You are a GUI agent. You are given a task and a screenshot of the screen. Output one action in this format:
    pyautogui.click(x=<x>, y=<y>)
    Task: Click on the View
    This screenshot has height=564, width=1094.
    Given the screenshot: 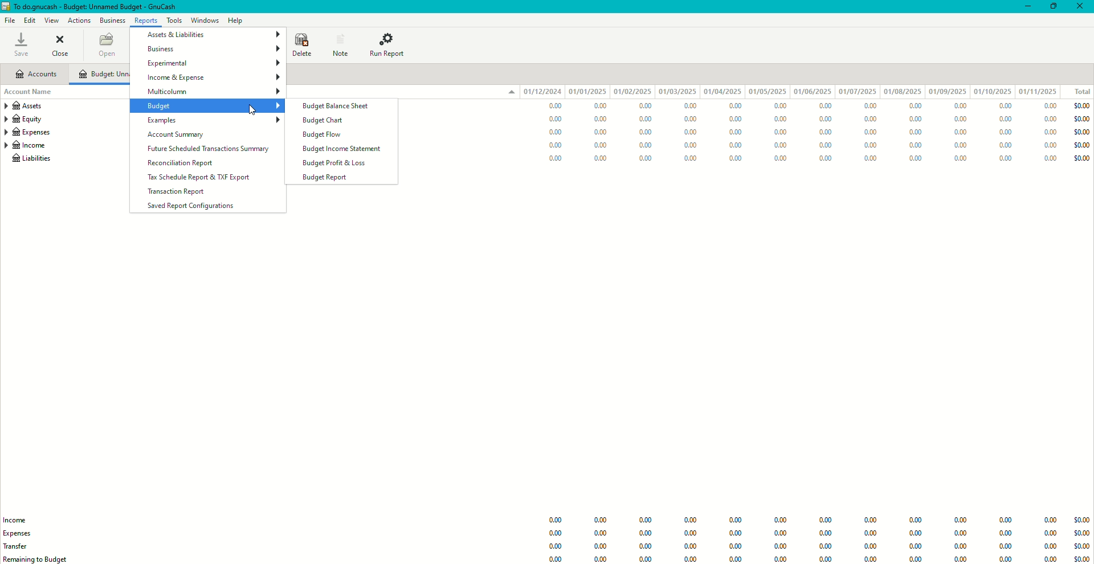 What is the action you would take?
    pyautogui.click(x=51, y=21)
    